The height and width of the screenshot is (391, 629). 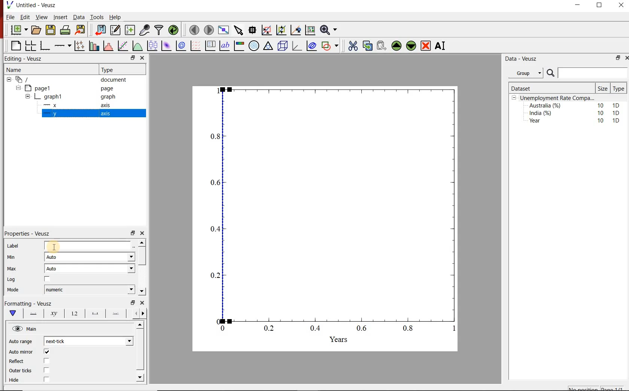 What do you see at coordinates (101, 29) in the screenshot?
I see `import document` at bounding box center [101, 29].